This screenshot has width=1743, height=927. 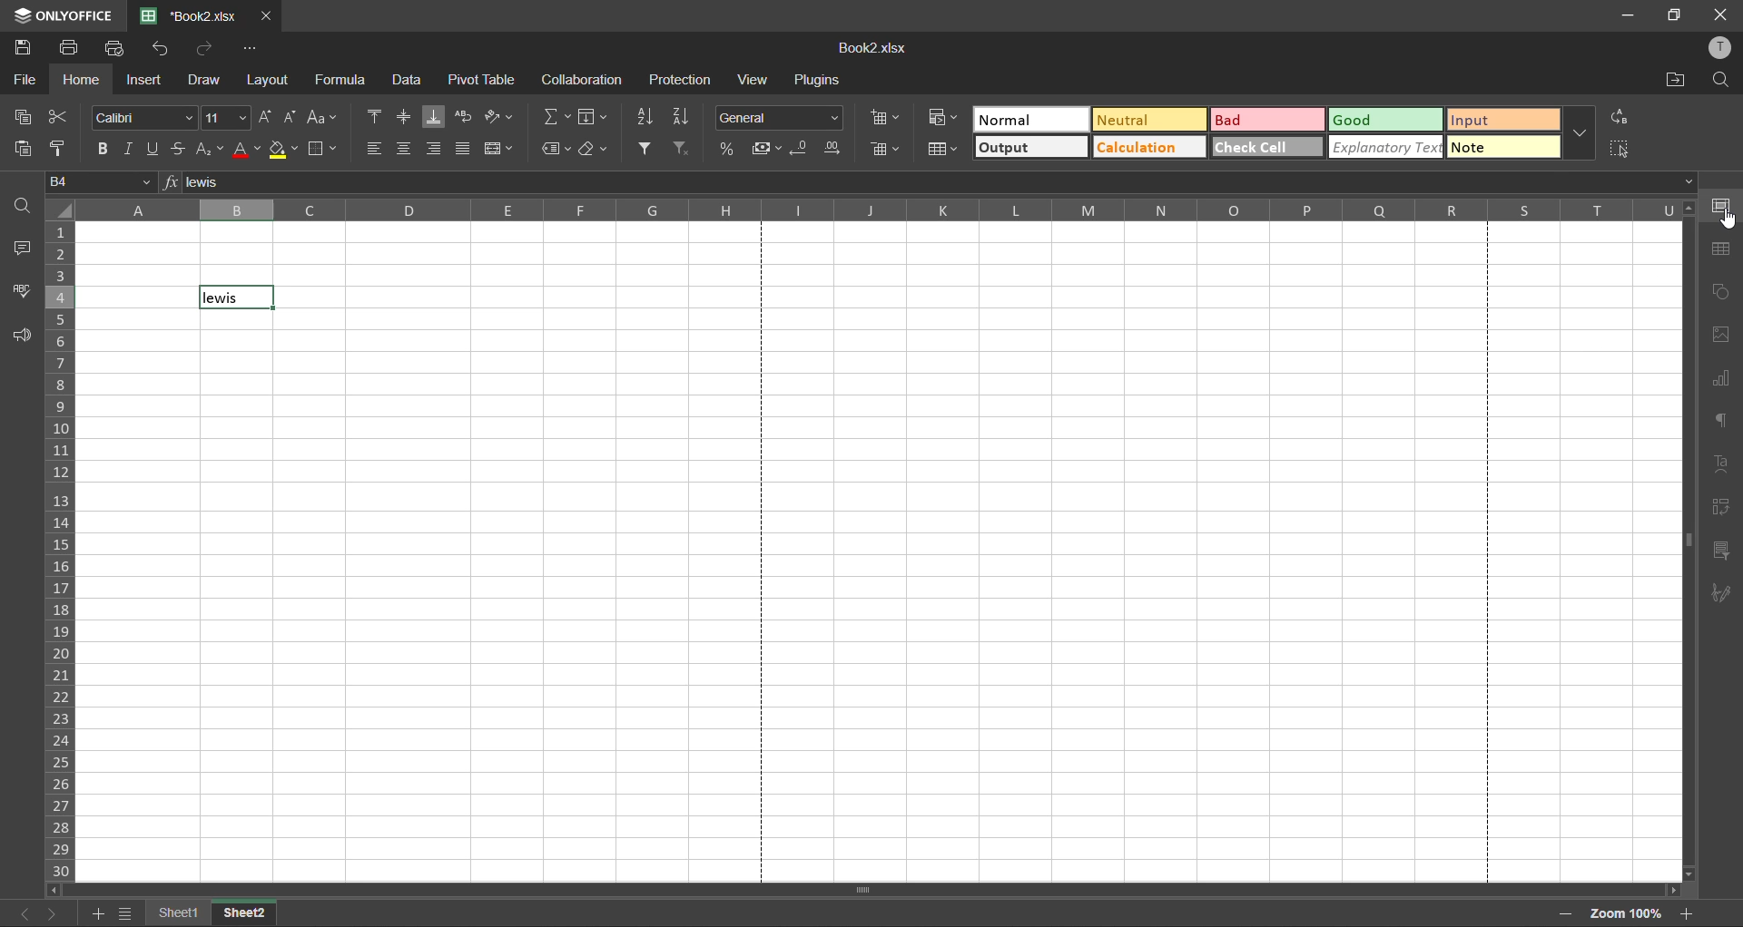 What do you see at coordinates (1265, 120) in the screenshot?
I see `bad` at bounding box center [1265, 120].